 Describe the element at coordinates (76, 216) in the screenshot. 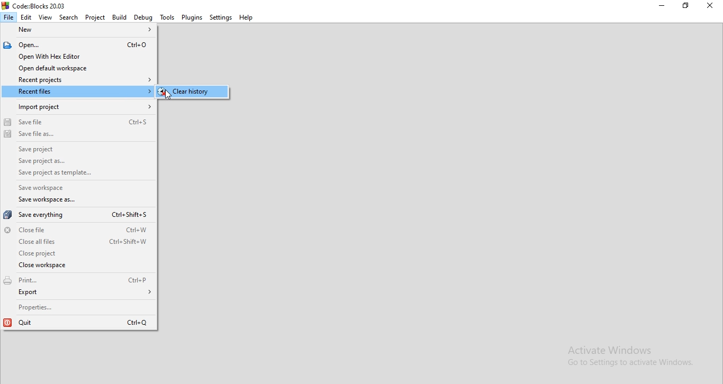

I see `Save everything` at that location.